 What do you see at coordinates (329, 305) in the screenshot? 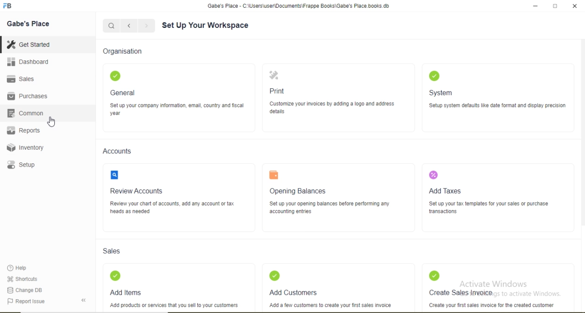
I see `Add a few customers 10 create your first sales invoice` at bounding box center [329, 305].